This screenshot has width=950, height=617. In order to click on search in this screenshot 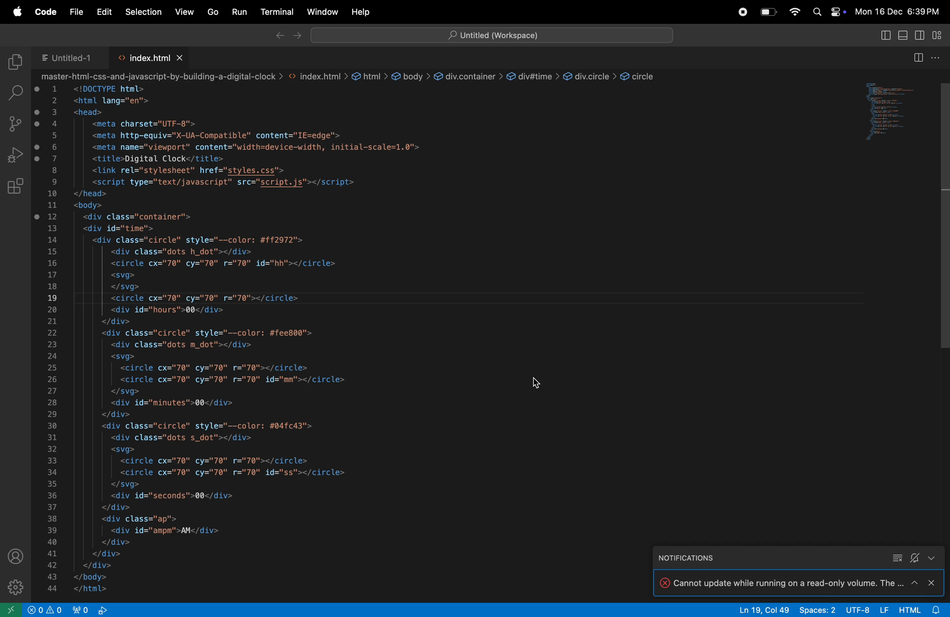, I will do `click(18, 92)`.